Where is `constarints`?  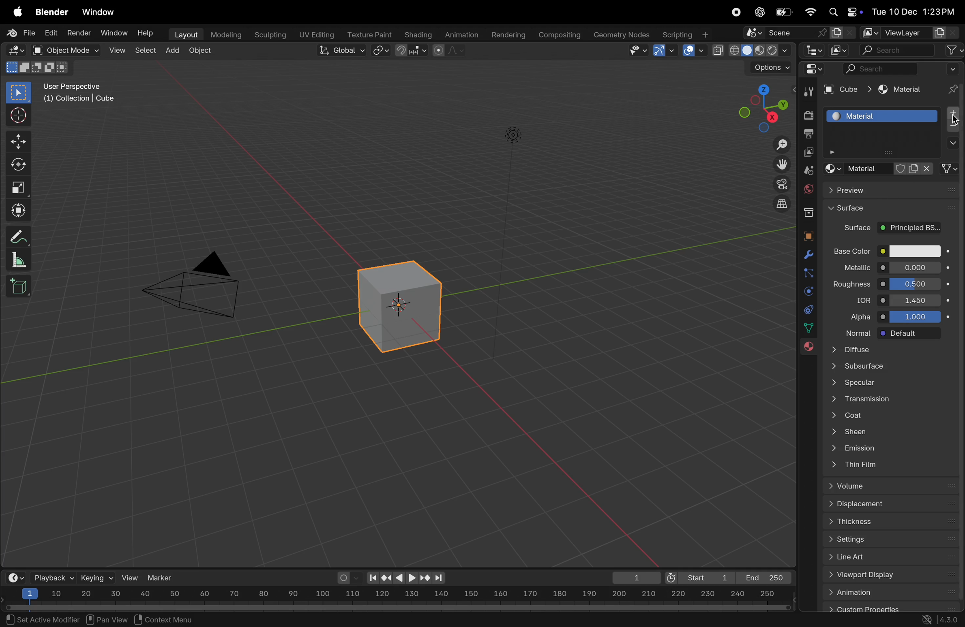
constarints is located at coordinates (808, 311).